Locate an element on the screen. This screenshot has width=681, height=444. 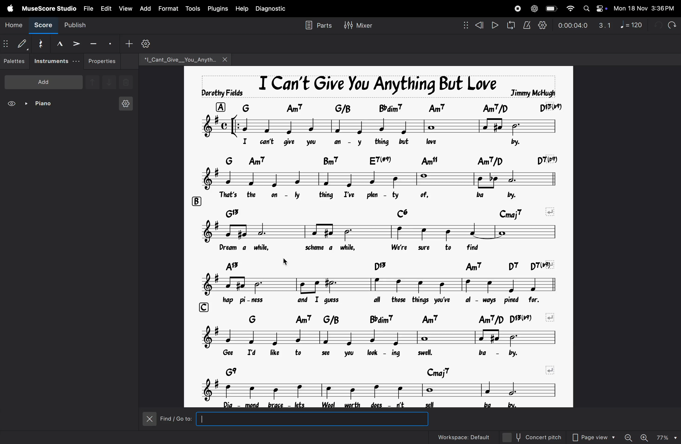
row is located at coordinates (220, 107).